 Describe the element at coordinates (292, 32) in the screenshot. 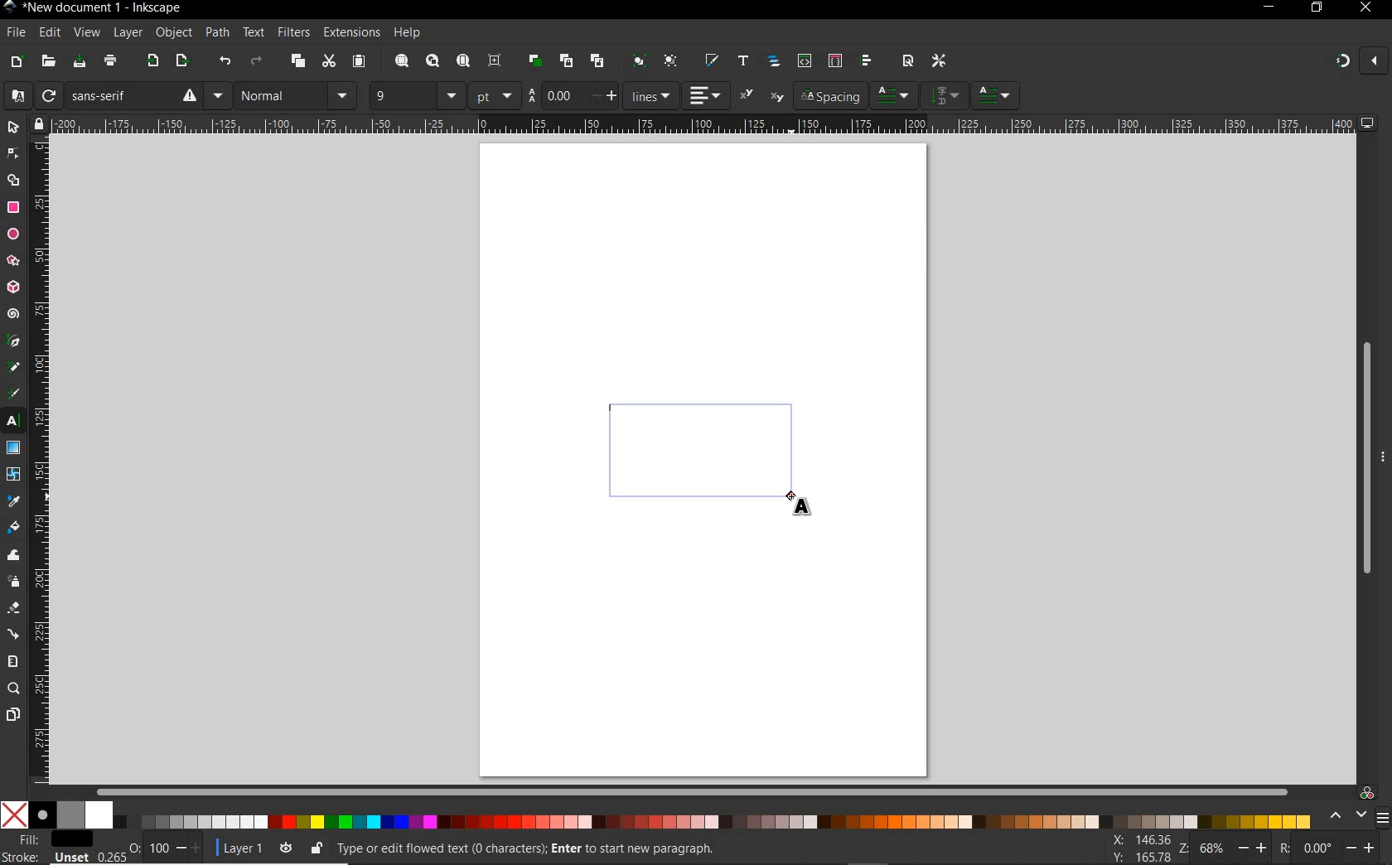

I see `filters` at that location.